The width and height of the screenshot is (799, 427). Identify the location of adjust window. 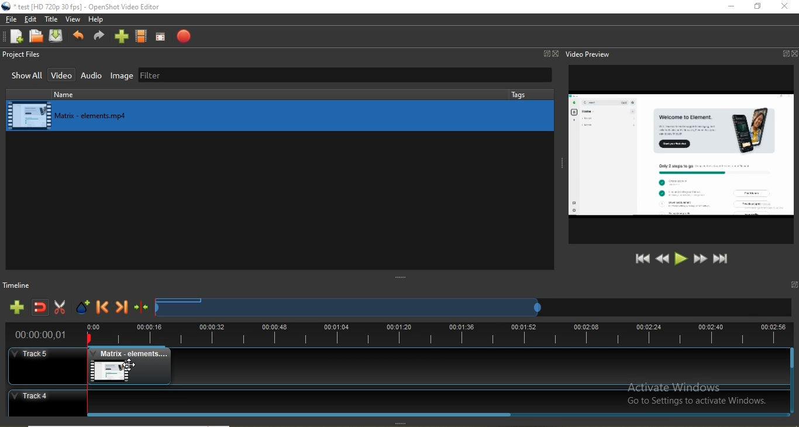
(399, 277).